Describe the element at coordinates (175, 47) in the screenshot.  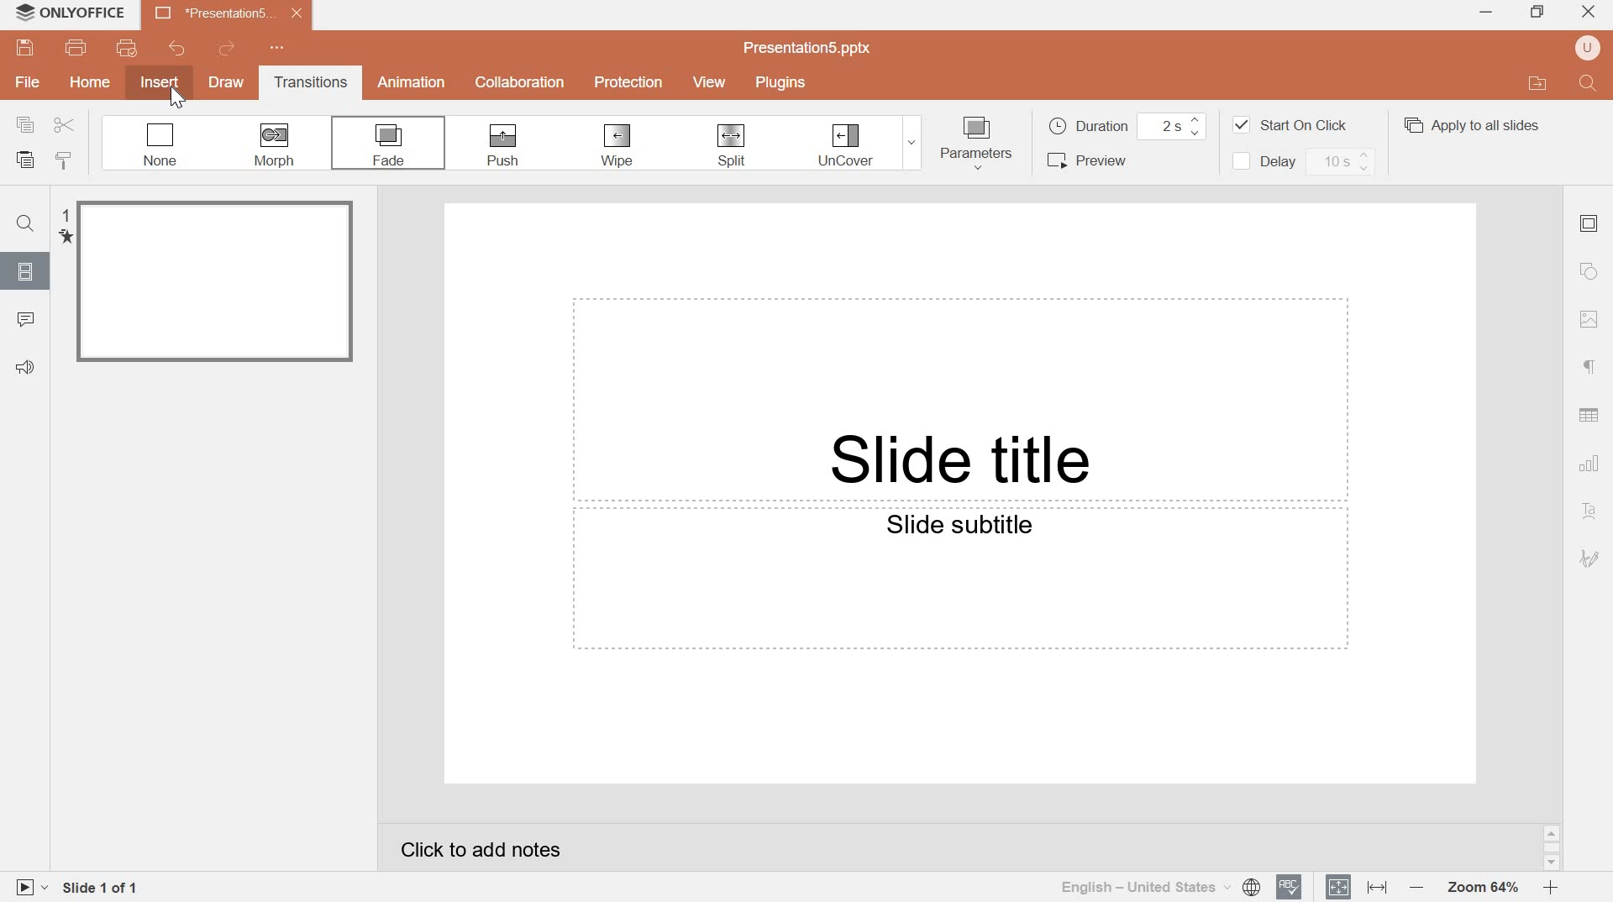
I see `undo` at that location.